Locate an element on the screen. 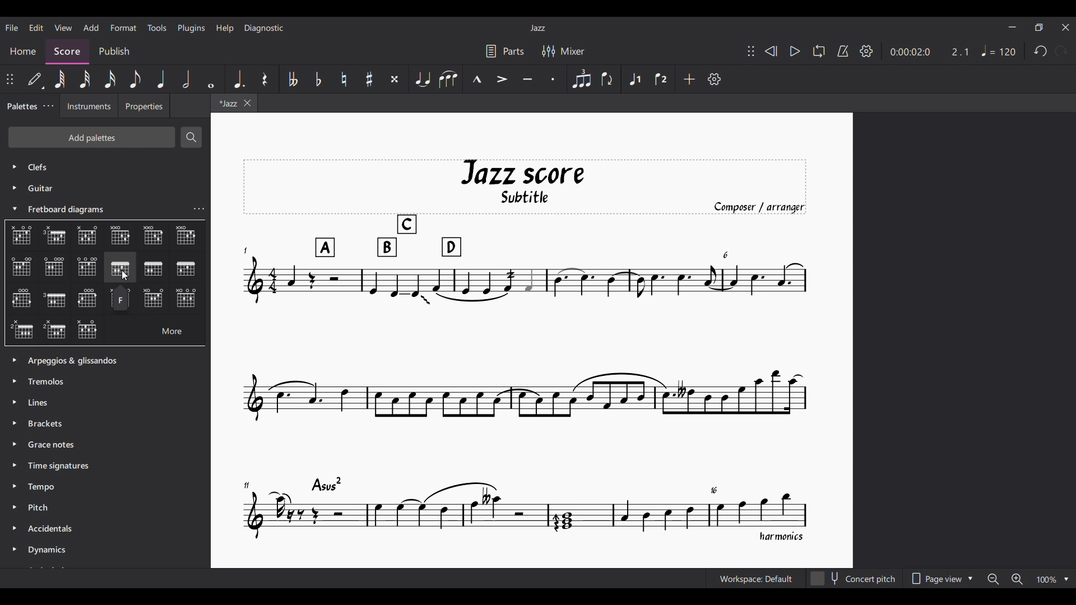 This screenshot has height=605, width=1076. Loop playback is located at coordinates (819, 51).